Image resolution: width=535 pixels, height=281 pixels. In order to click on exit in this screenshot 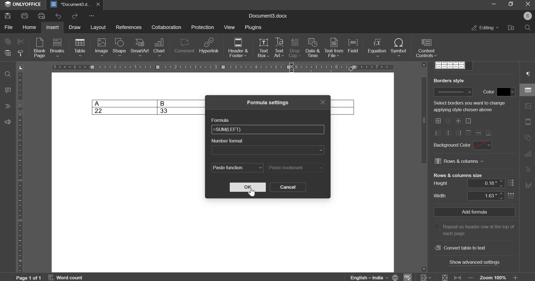, I will do `click(324, 103)`.